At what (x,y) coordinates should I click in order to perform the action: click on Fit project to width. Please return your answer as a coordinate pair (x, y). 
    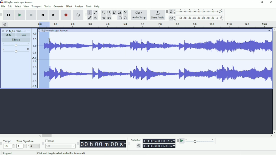
    Looking at the image, I should click on (120, 12).